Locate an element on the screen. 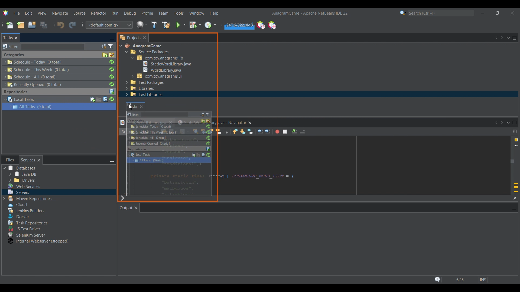   is located at coordinates (161, 69).